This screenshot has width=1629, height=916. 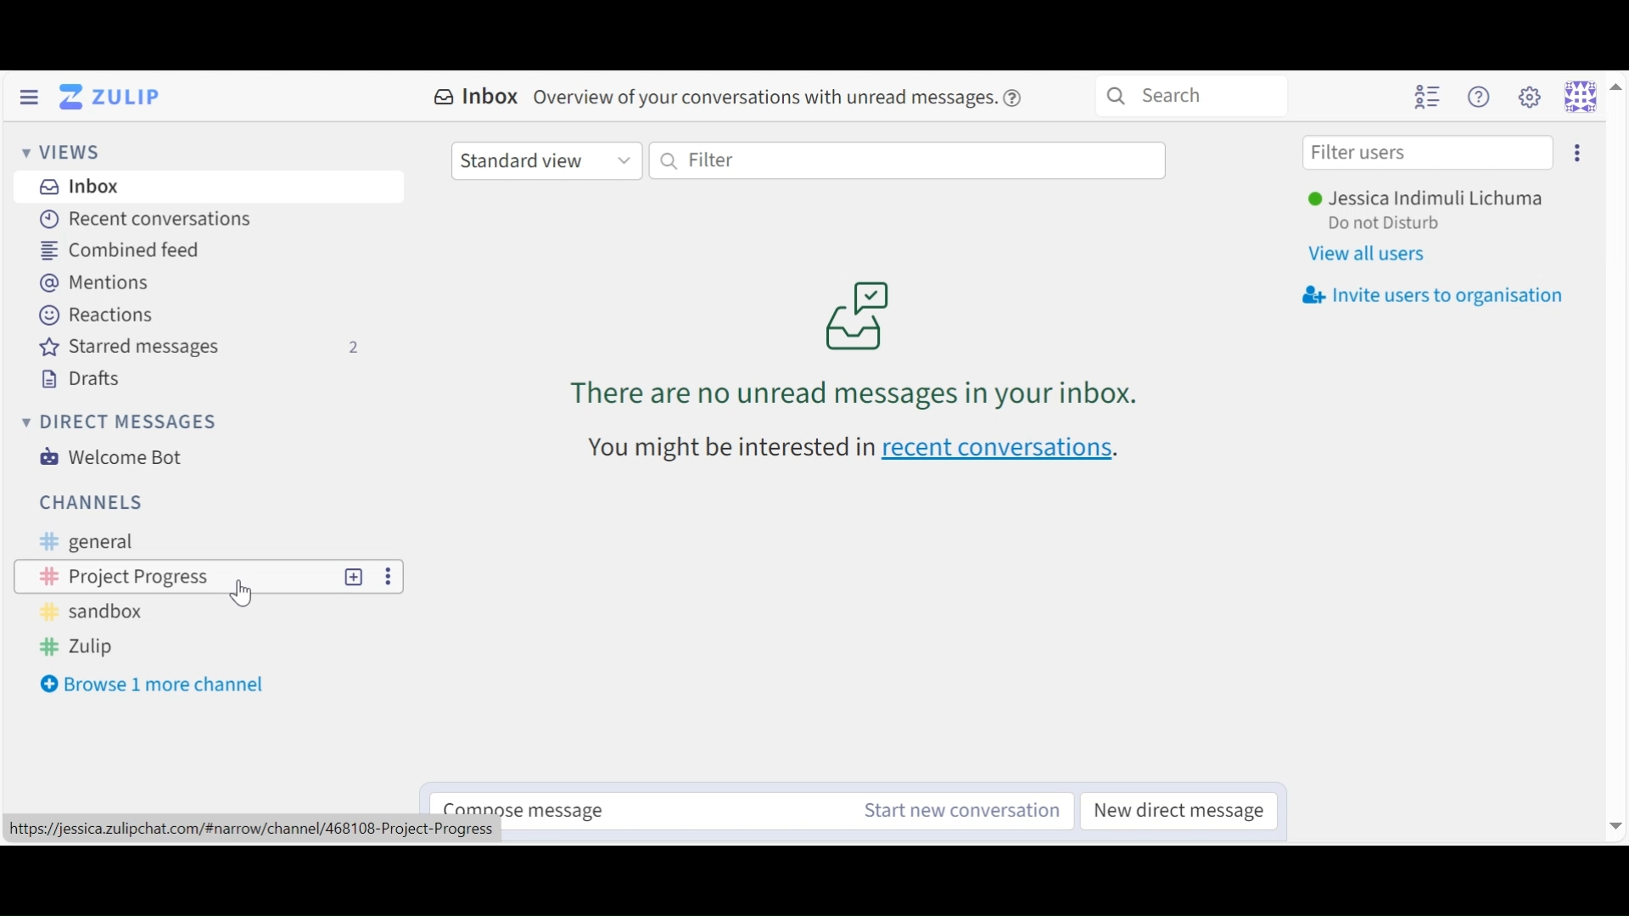 What do you see at coordinates (79, 187) in the screenshot?
I see `Inbox` at bounding box center [79, 187].